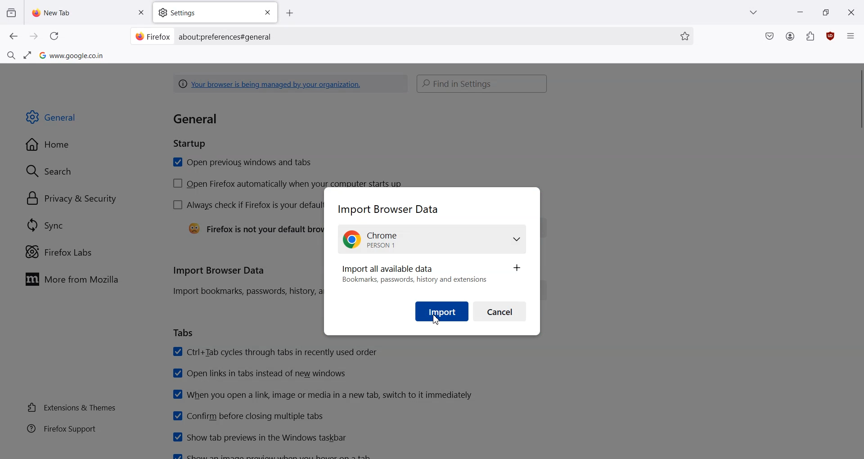 Image resolution: width=864 pixels, height=459 pixels. Describe the element at coordinates (392, 210) in the screenshot. I see `Import Browser Data` at that location.